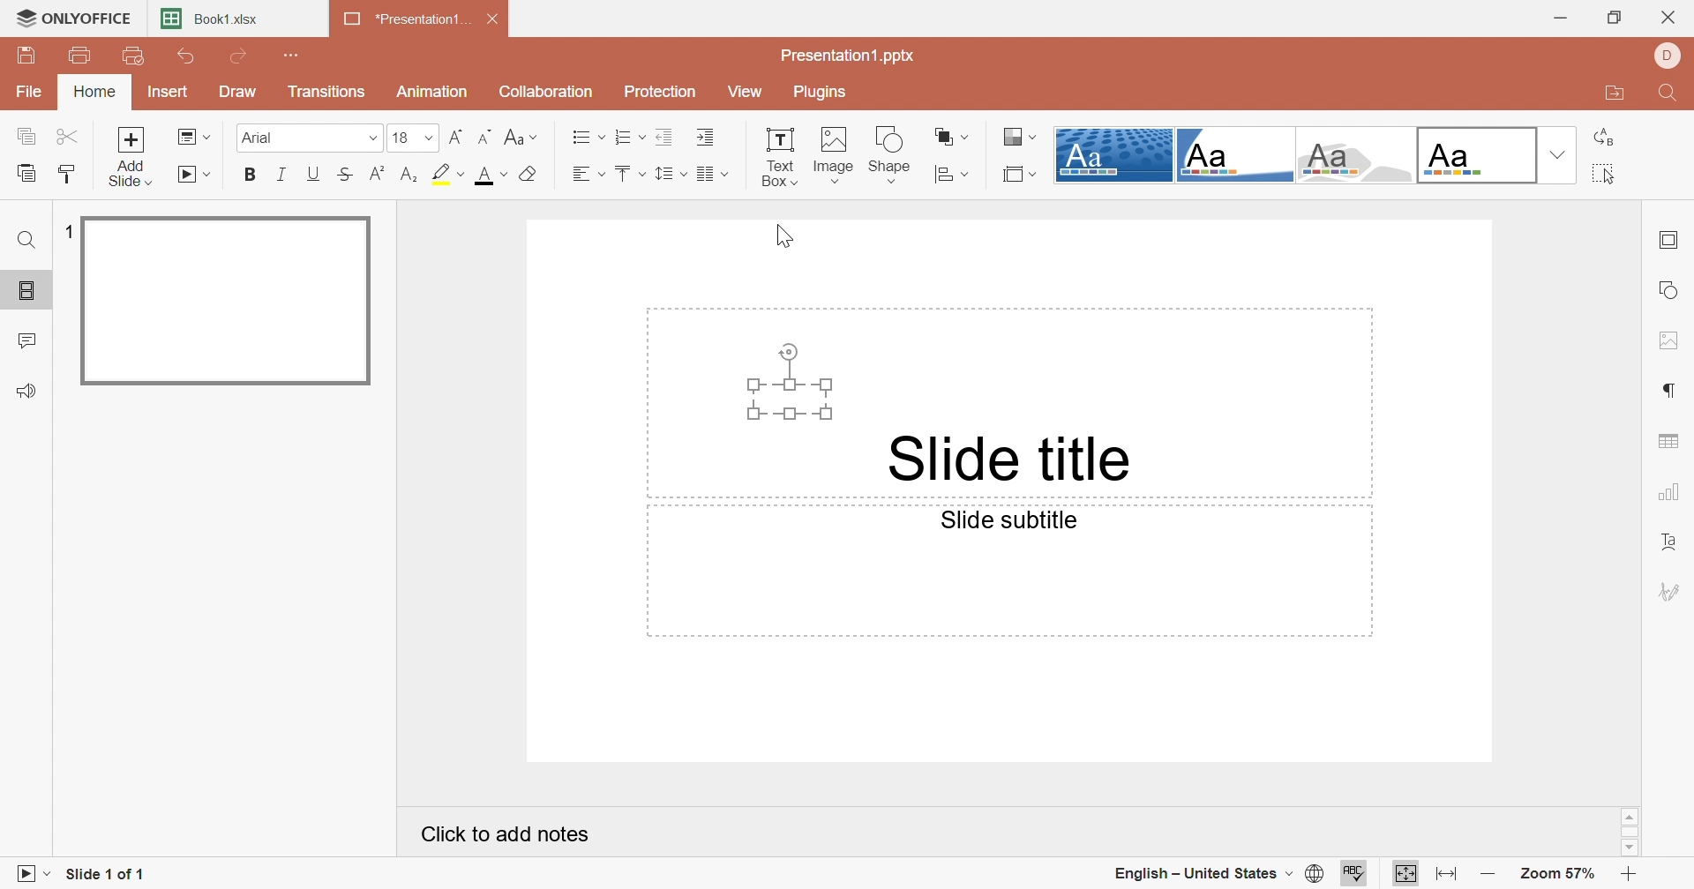 This screenshot has width=1694, height=889. What do you see at coordinates (1608, 138) in the screenshot?
I see `Replace` at bounding box center [1608, 138].